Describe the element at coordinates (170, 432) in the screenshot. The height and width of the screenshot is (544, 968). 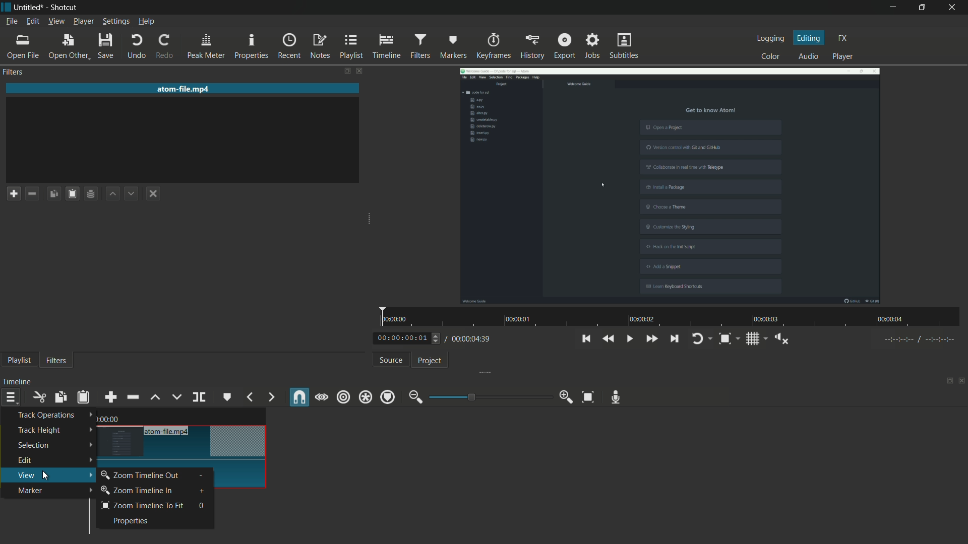
I see `atom-file.mp4` at that location.